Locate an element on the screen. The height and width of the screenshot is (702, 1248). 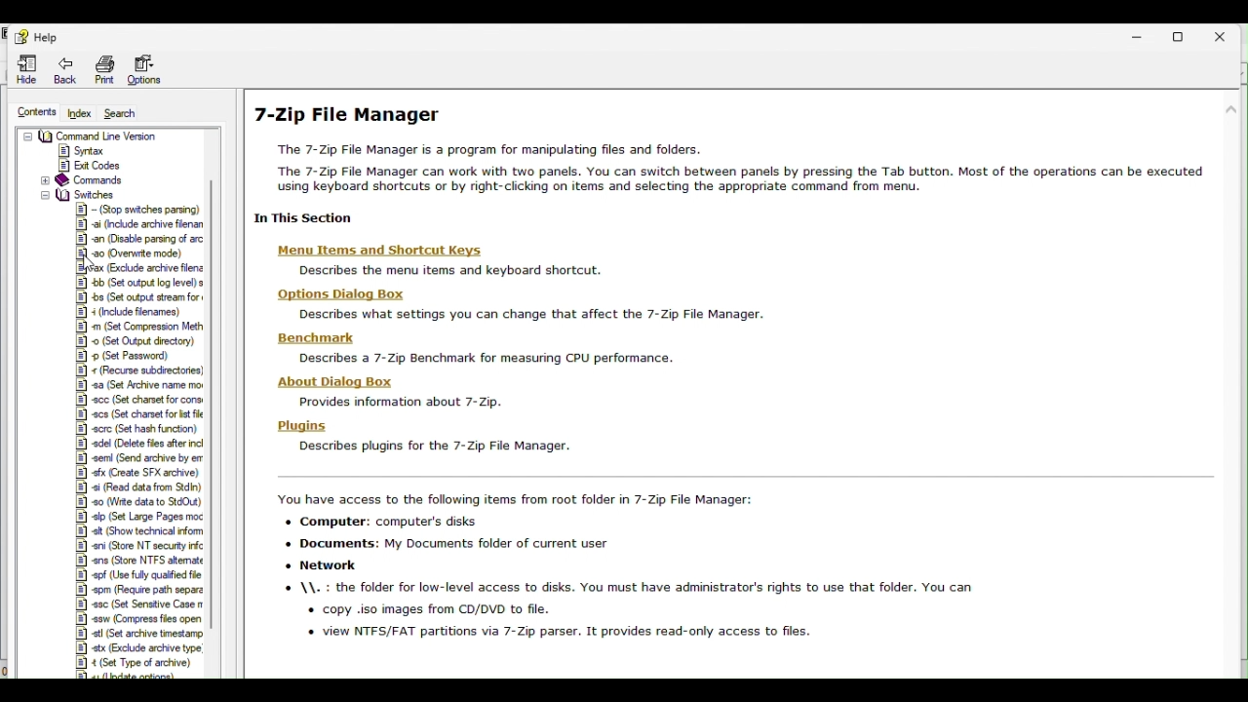
|&] « (Recurse subdirectories] is located at coordinates (138, 370).